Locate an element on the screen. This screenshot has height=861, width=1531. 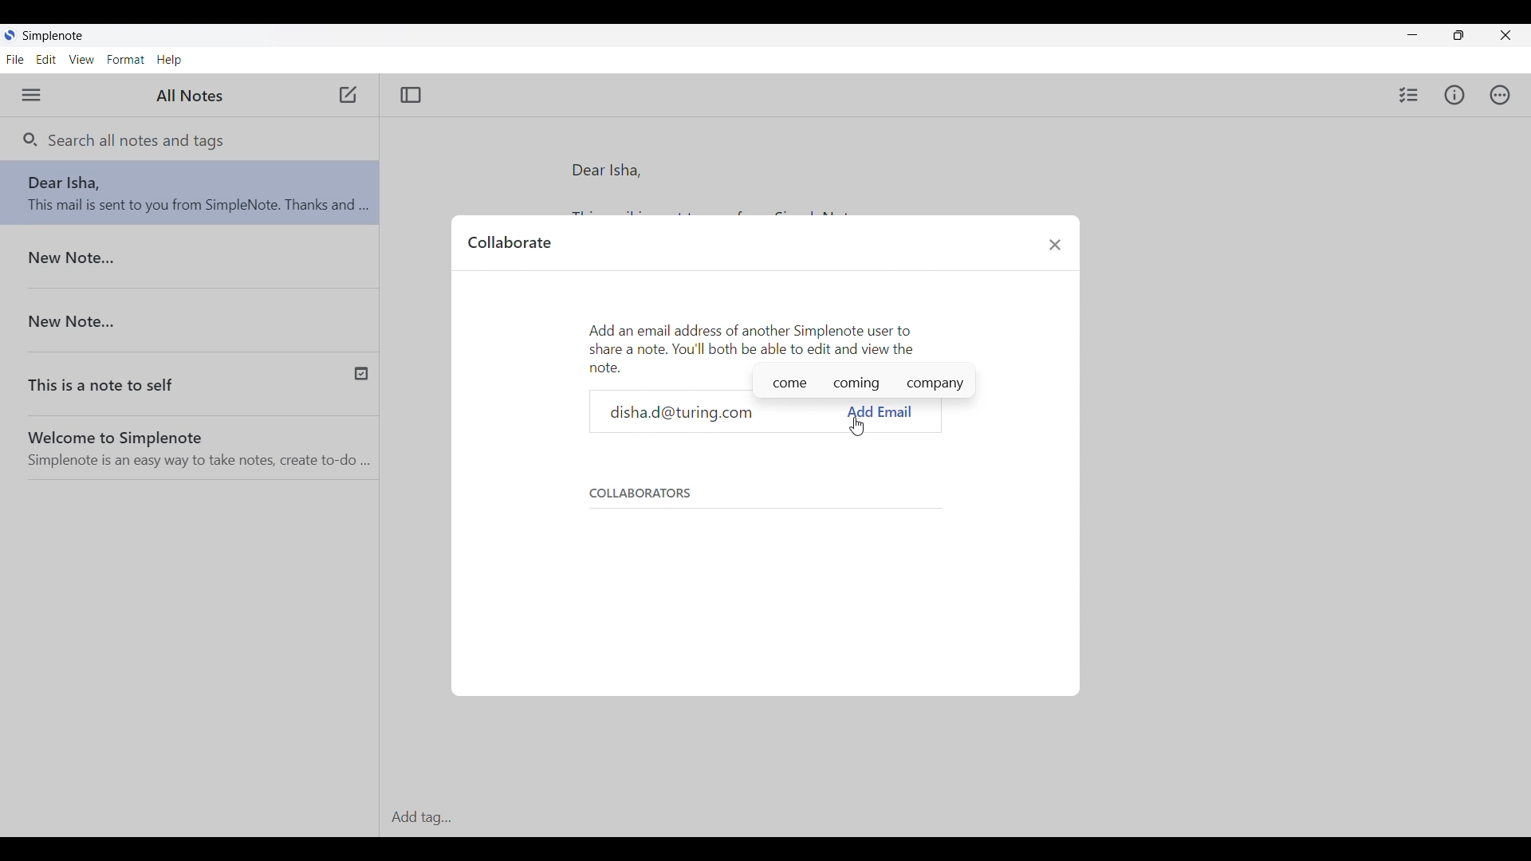
Close is located at coordinates (1056, 244).